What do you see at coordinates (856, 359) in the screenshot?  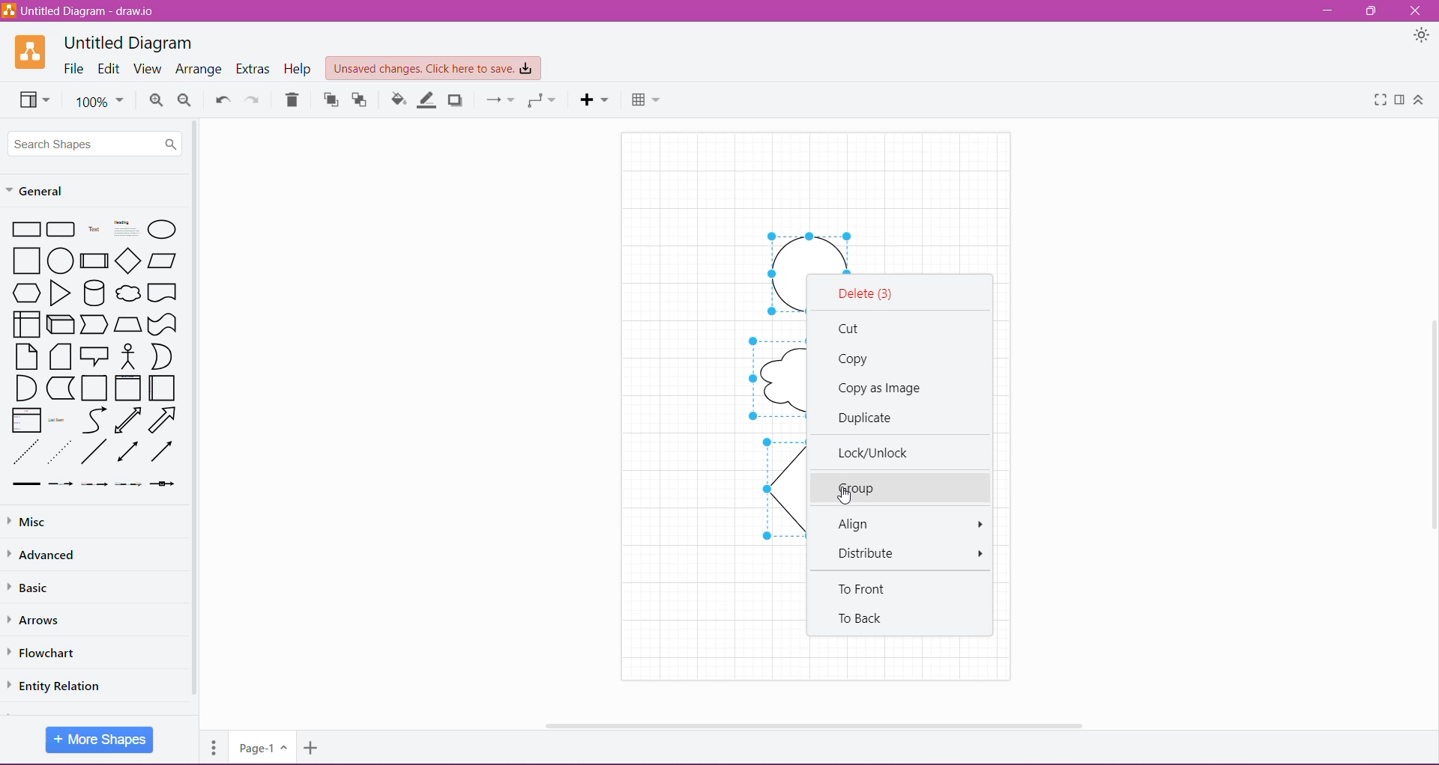 I see `Copy` at bounding box center [856, 359].